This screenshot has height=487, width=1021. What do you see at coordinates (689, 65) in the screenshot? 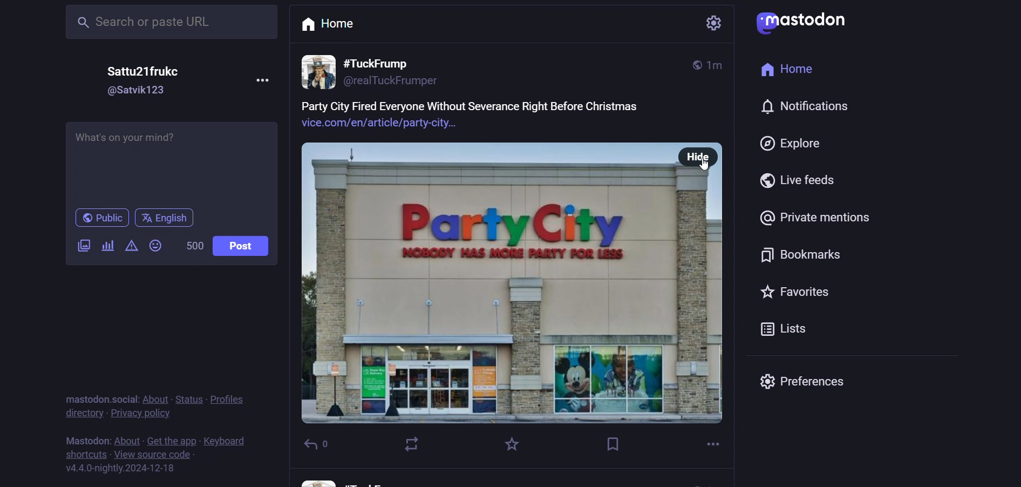
I see `global post` at bounding box center [689, 65].